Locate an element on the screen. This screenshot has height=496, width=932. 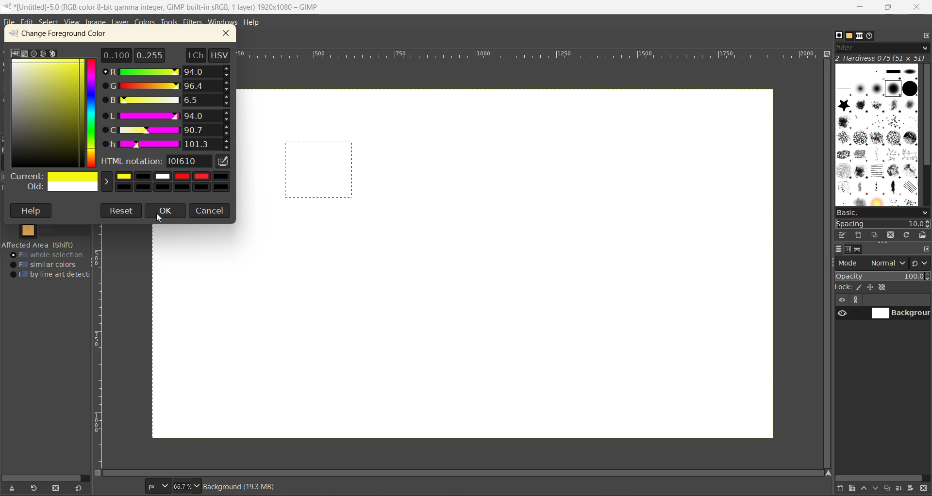
scroll bar is located at coordinates (466, 473).